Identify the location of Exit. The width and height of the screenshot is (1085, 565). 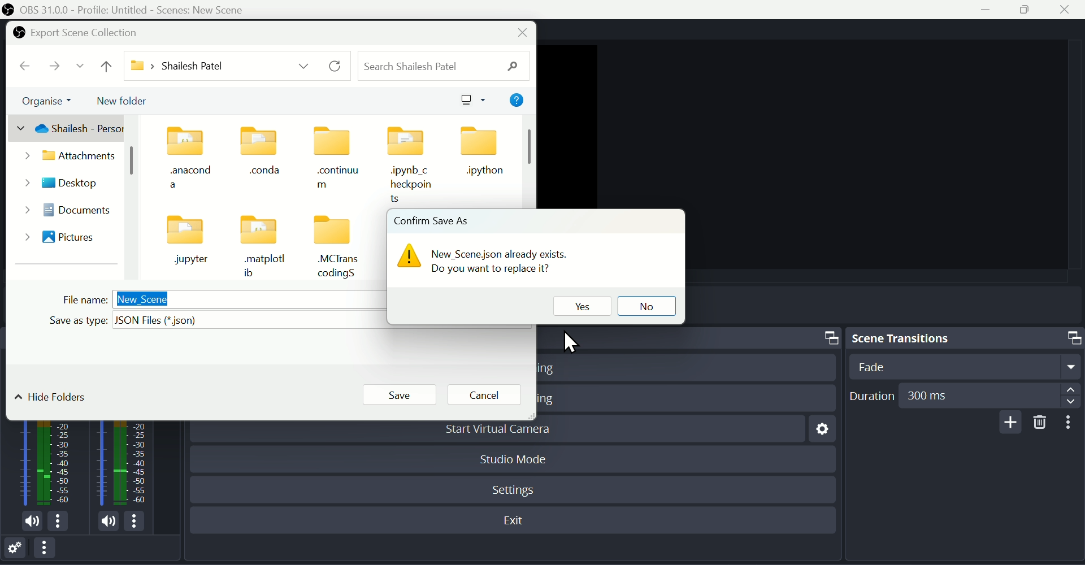
(518, 521).